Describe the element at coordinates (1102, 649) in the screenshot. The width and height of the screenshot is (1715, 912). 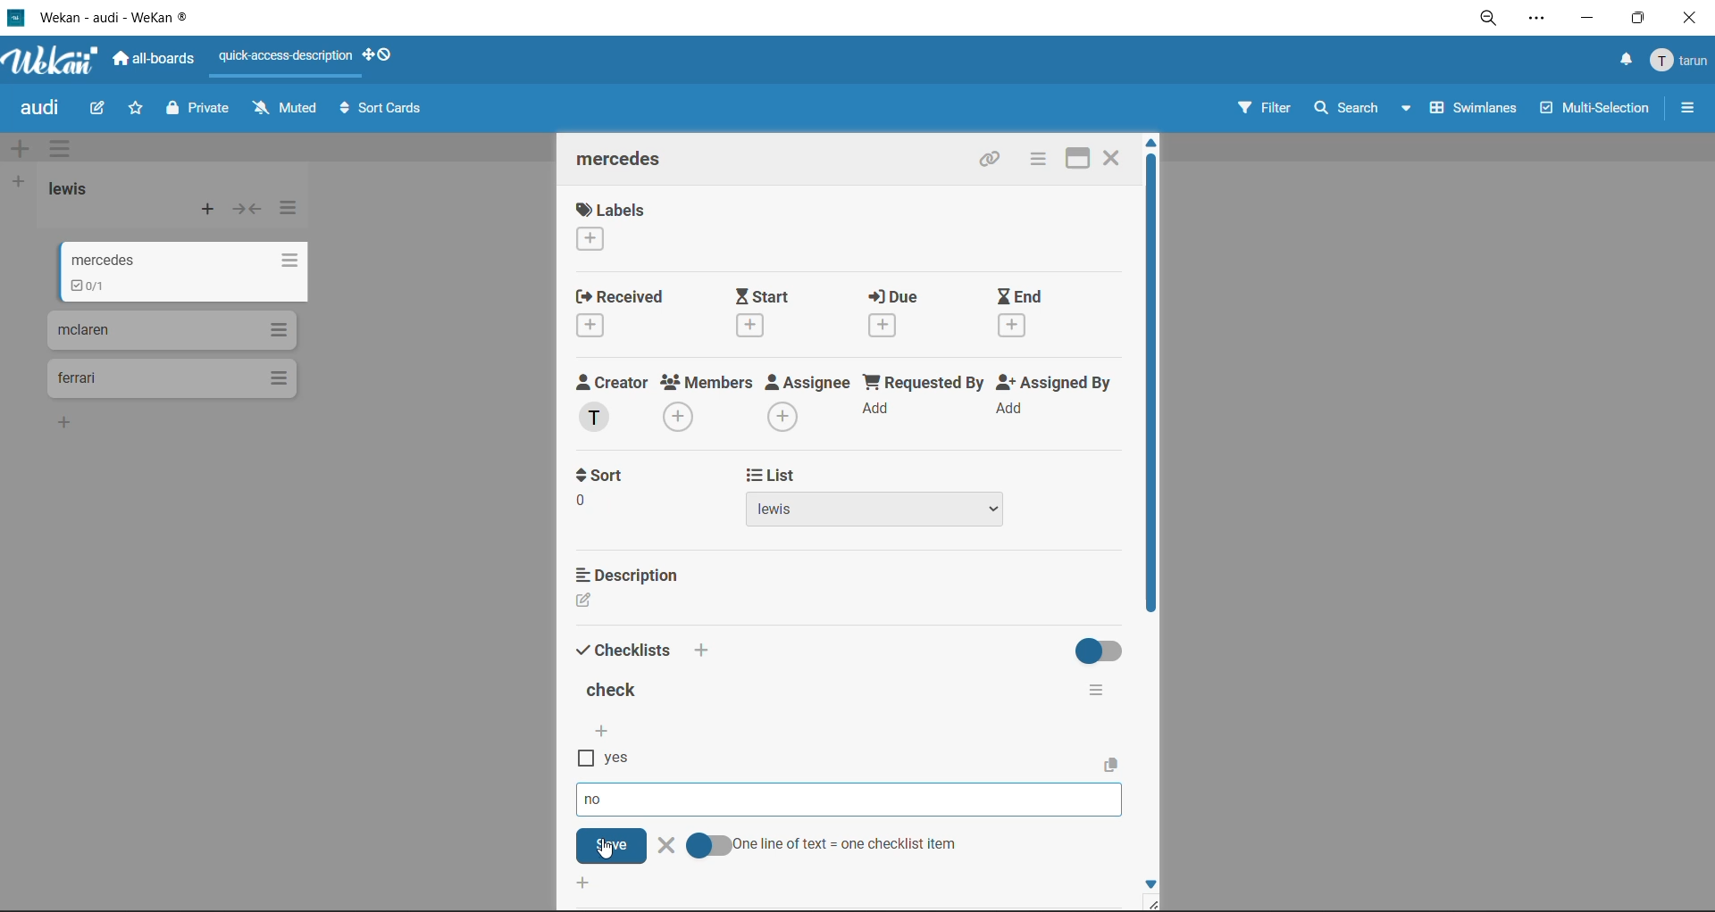
I see `hide completed checklist` at that location.